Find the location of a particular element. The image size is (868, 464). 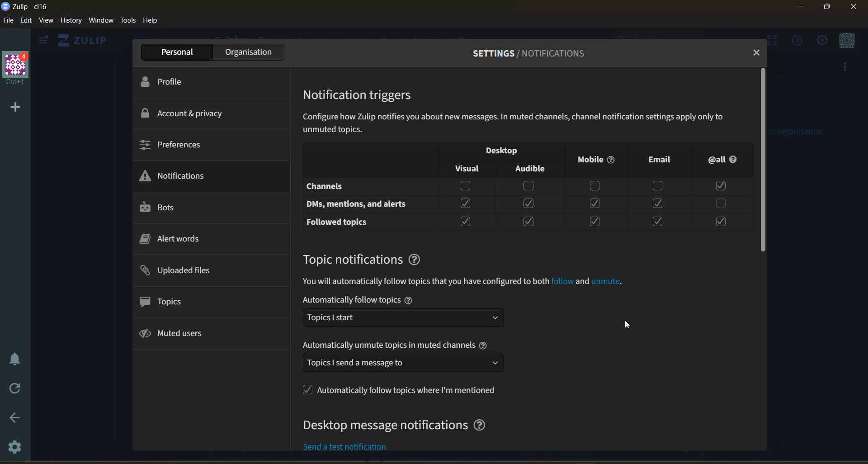

notification visibility checkbox is located at coordinates (507, 150).